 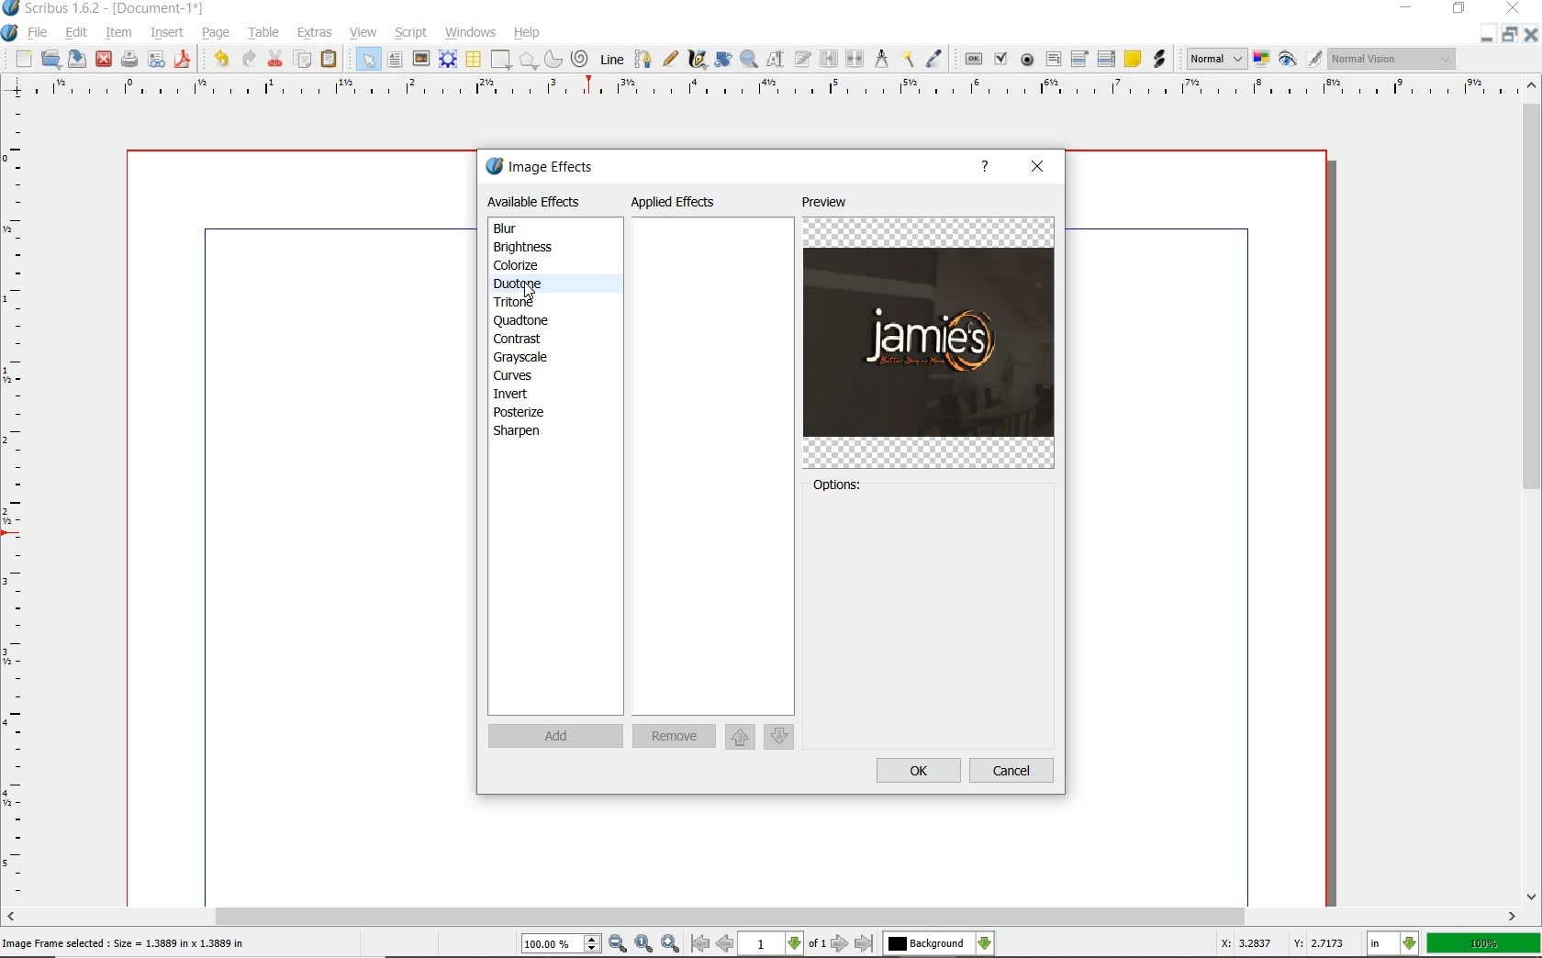 What do you see at coordinates (775, 59) in the screenshot?
I see `edit contents of frame` at bounding box center [775, 59].